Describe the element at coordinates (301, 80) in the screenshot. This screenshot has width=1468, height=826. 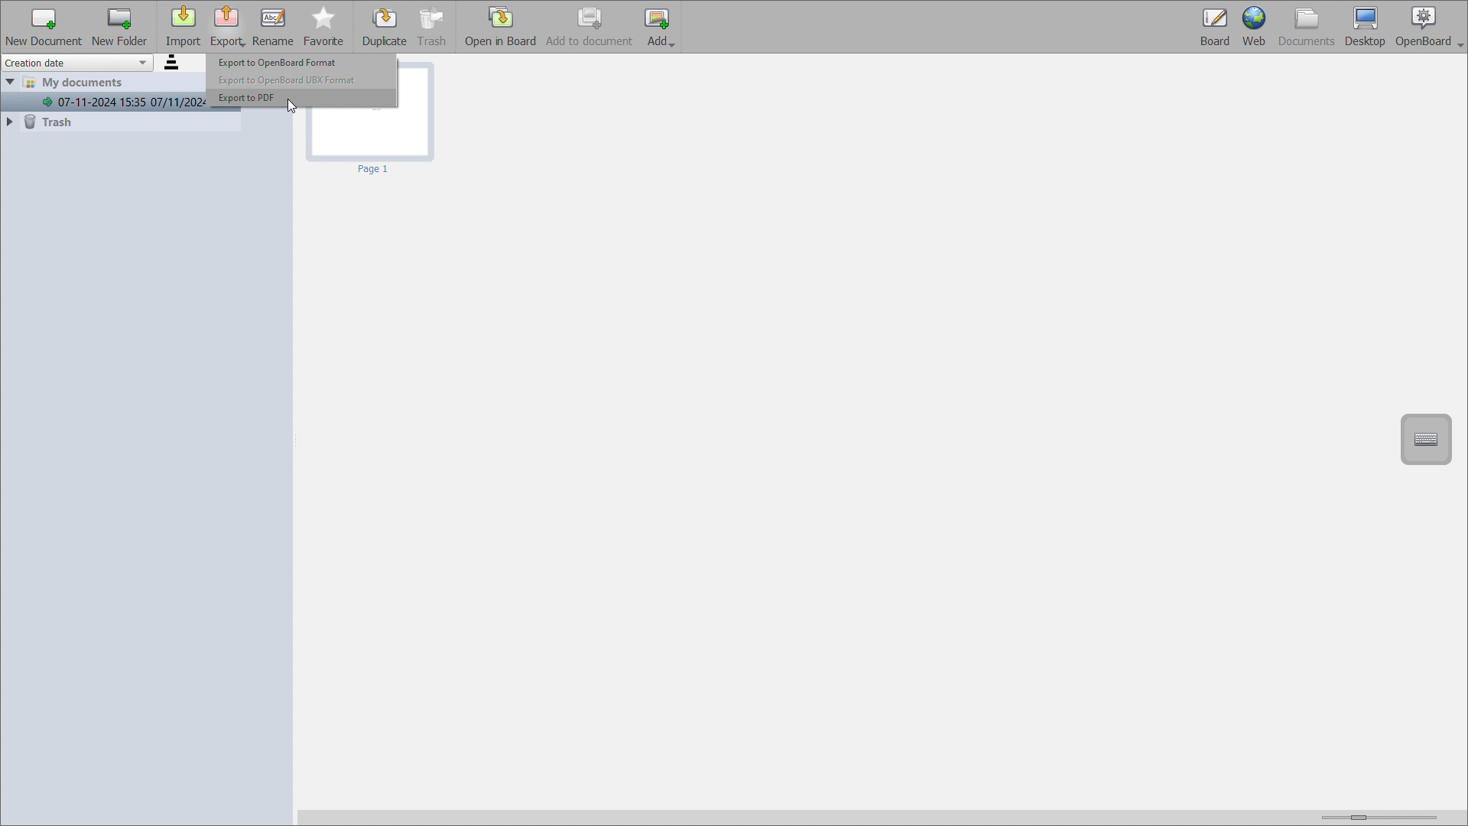
I see `export to openboard UBX format` at that location.